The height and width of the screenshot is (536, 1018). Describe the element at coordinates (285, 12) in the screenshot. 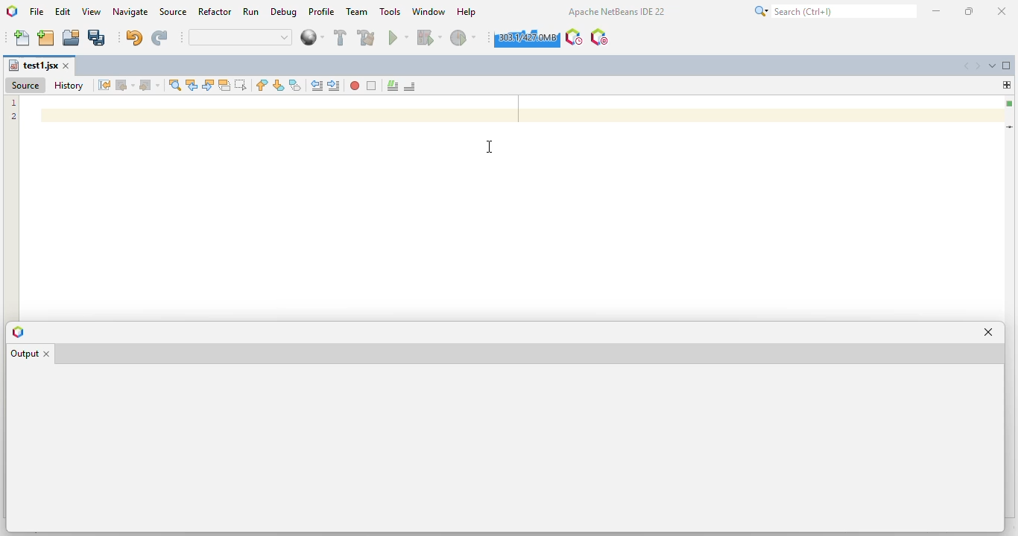

I see `debug` at that location.